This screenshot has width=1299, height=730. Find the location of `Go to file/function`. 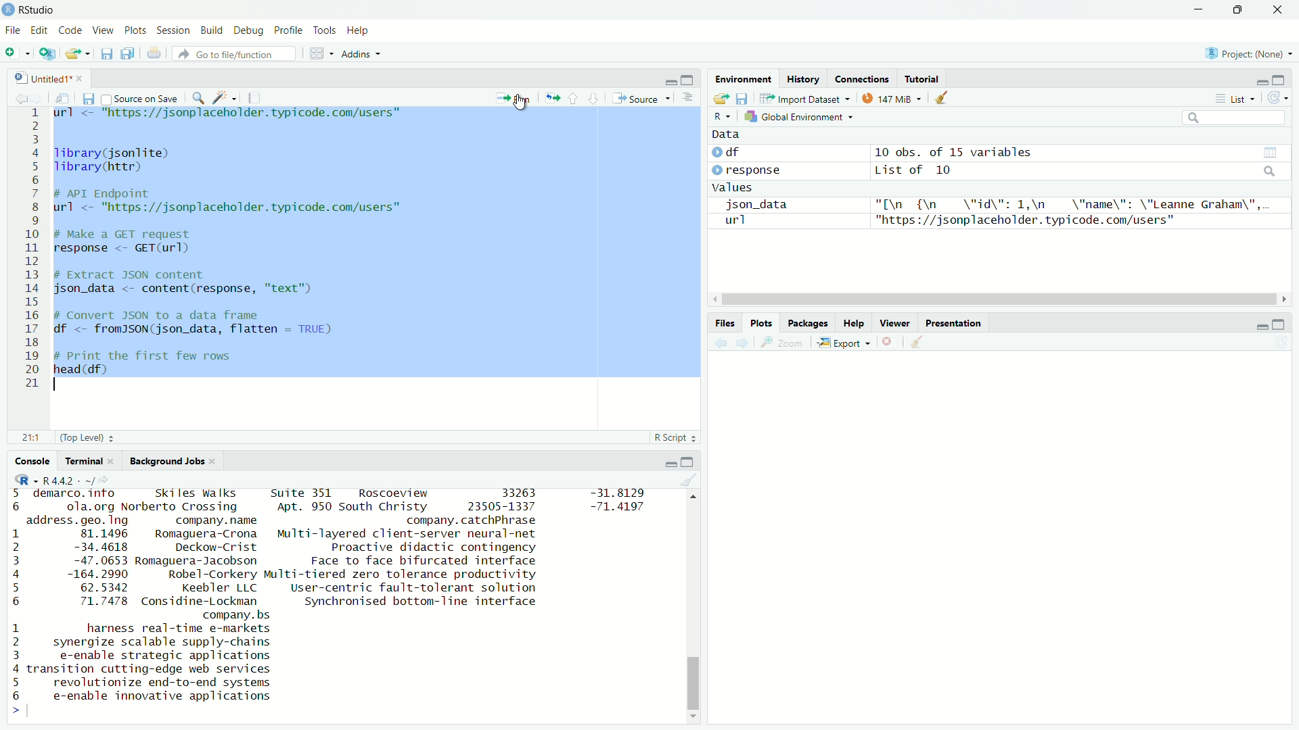

Go to file/function is located at coordinates (238, 53).